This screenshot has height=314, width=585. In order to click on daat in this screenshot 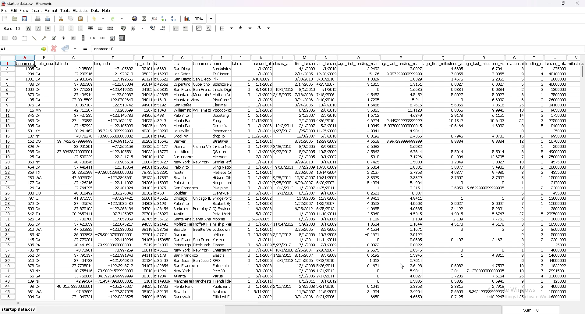, I will do `click(485, 180)`.